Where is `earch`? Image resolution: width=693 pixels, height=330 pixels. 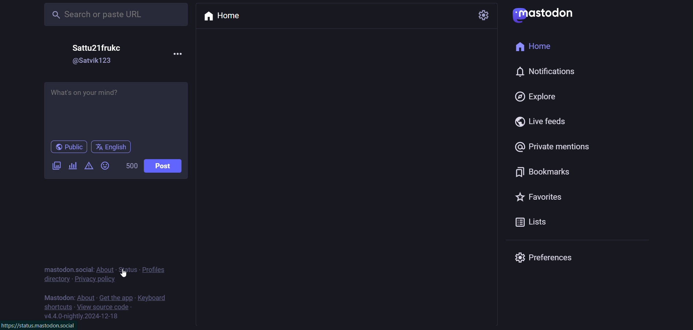
earch is located at coordinates (116, 16).